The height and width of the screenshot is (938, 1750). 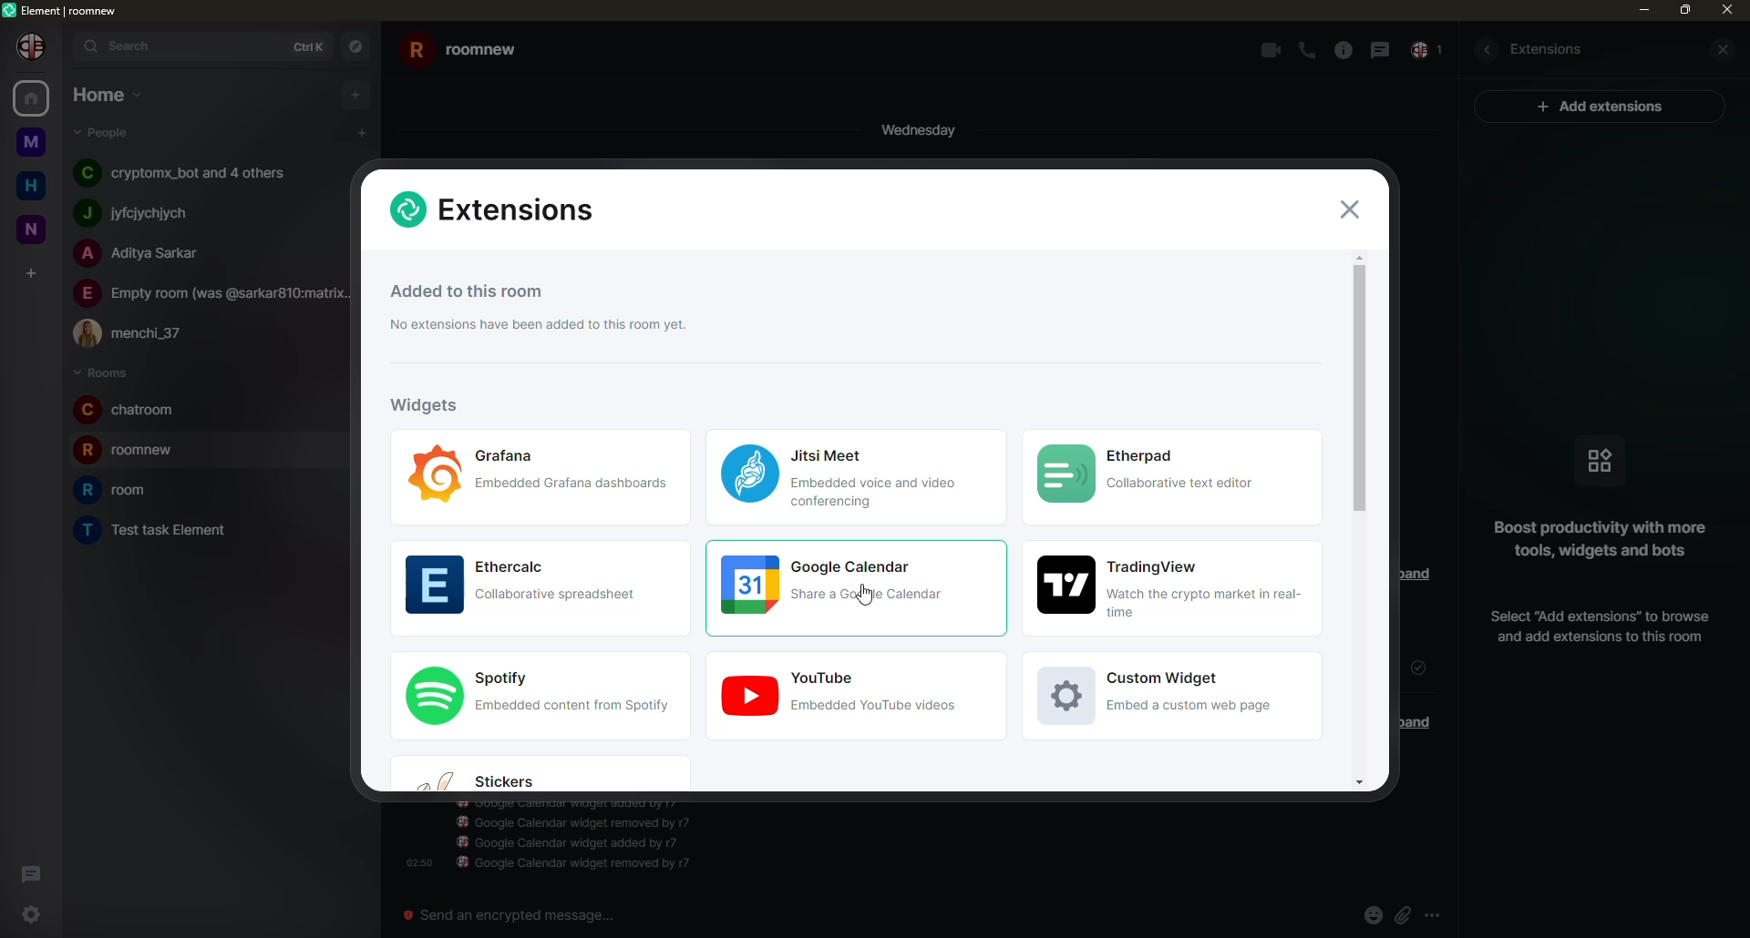 What do you see at coordinates (137, 332) in the screenshot?
I see `people` at bounding box center [137, 332].